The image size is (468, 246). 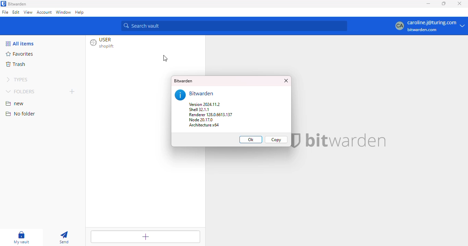 I want to click on view, so click(x=28, y=13).